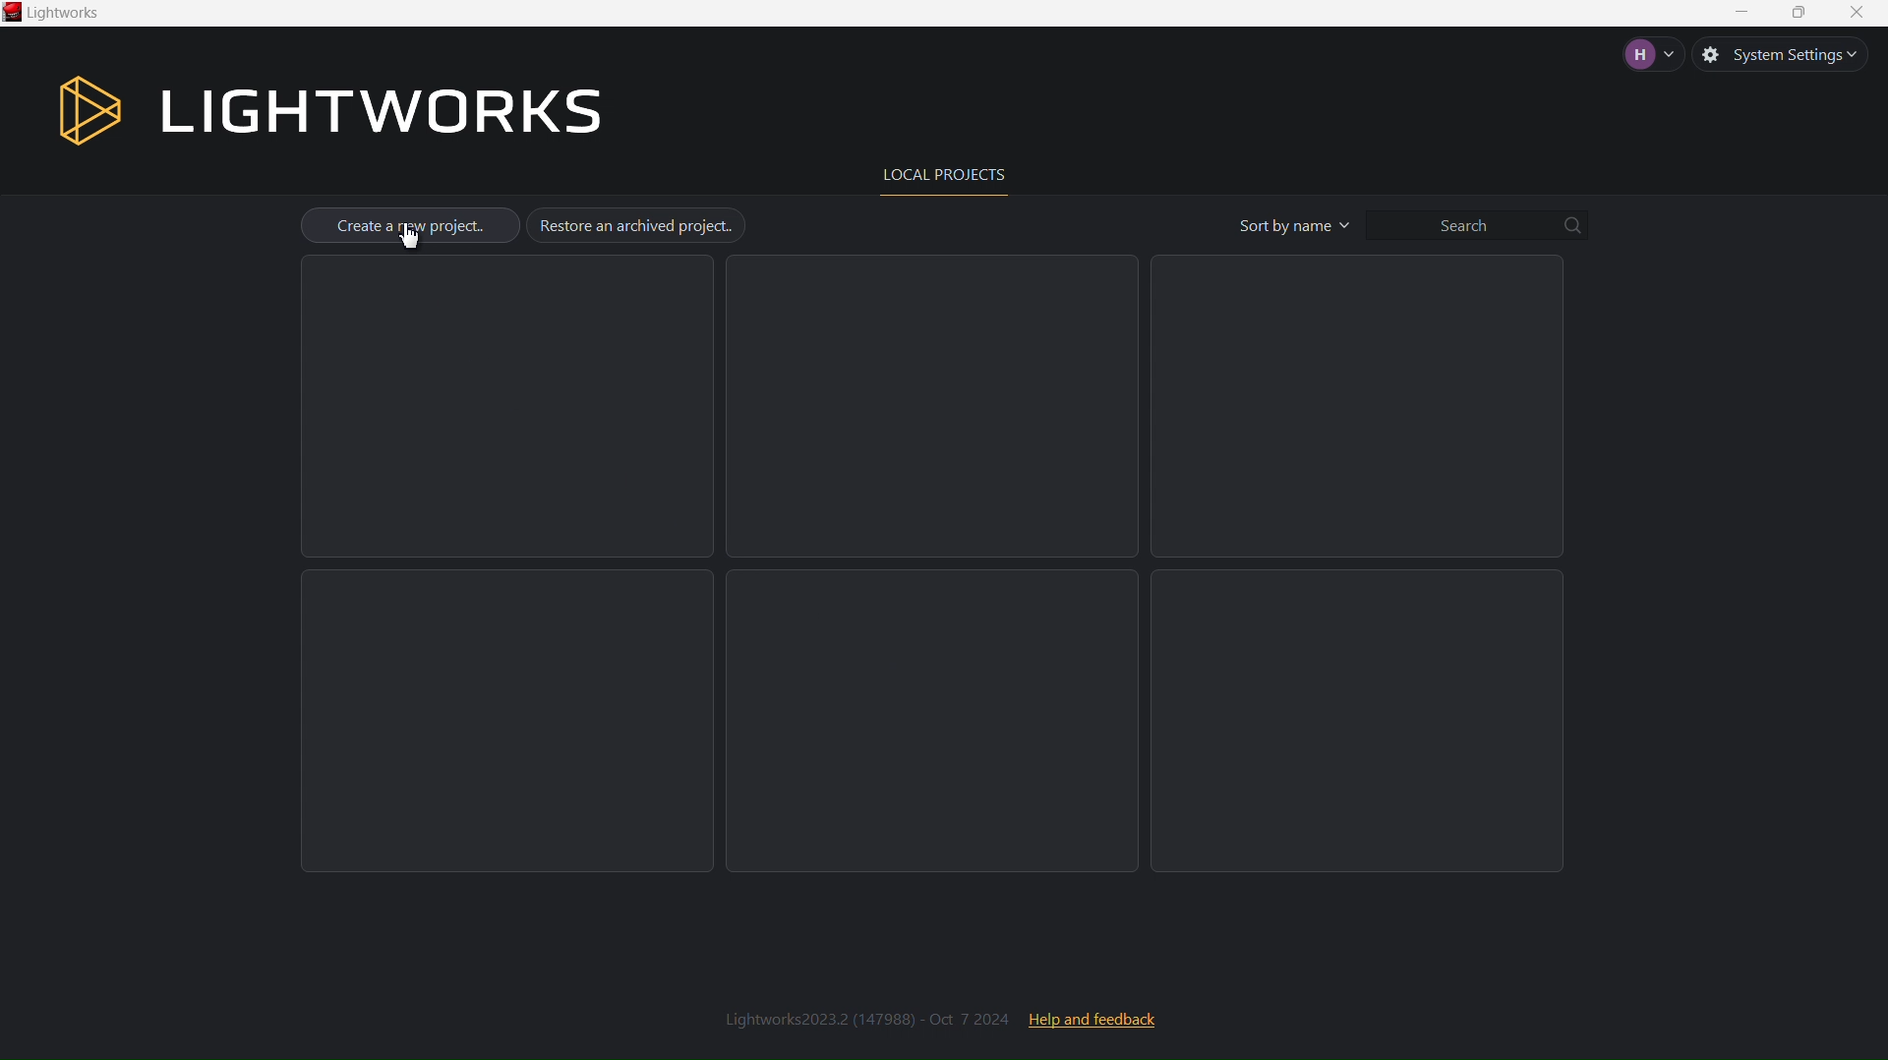 This screenshot has height=1060, width=1888. What do you see at coordinates (1358, 408) in the screenshot?
I see `Empty Project` at bounding box center [1358, 408].